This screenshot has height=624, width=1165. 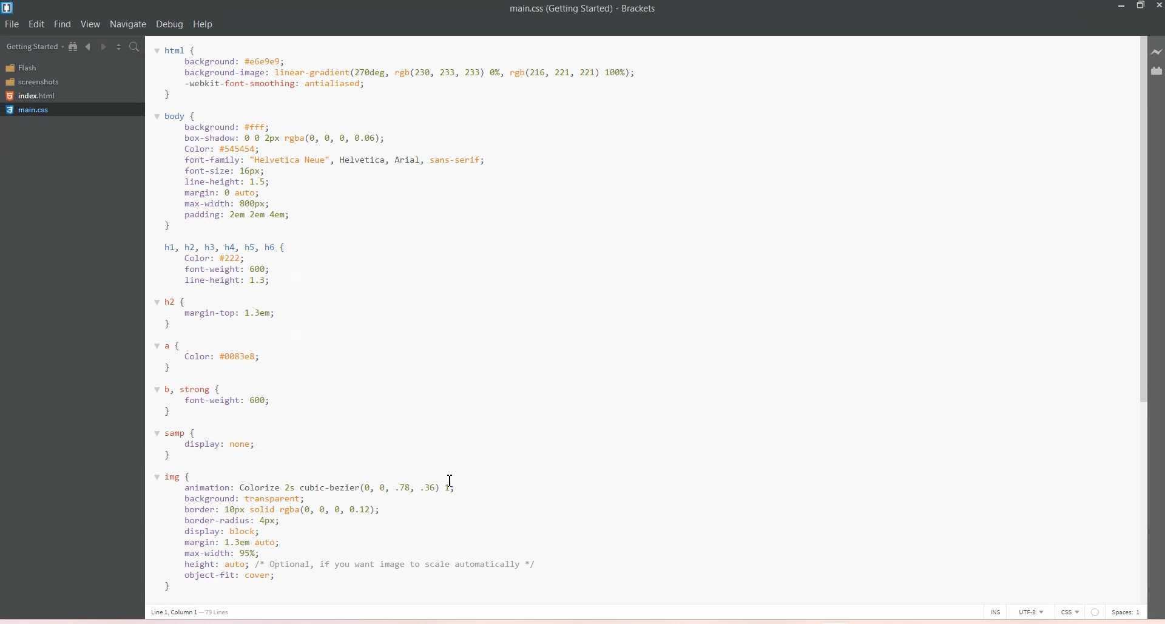 What do you see at coordinates (12, 24) in the screenshot?
I see `File` at bounding box center [12, 24].